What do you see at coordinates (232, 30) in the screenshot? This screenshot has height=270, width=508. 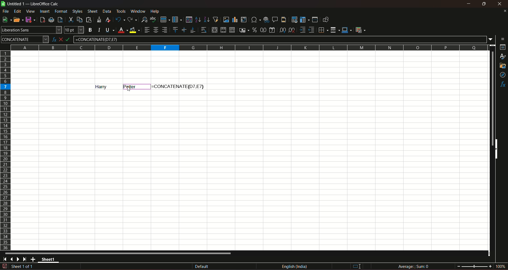 I see `unmerge` at bounding box center [232, 30].